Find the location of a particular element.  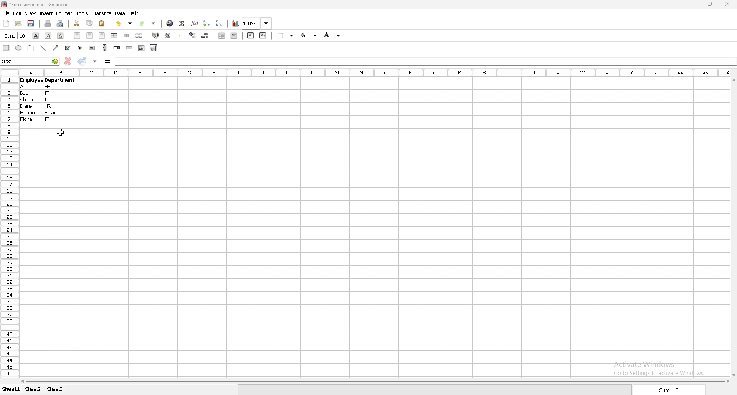

minimize is located at coordinates (692, 5).